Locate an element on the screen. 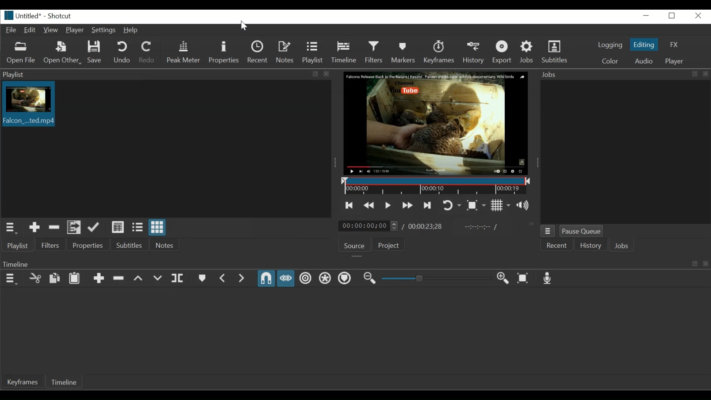 The height and width of the screenshot is (400, 711). View is located at coordinates (53, 30).